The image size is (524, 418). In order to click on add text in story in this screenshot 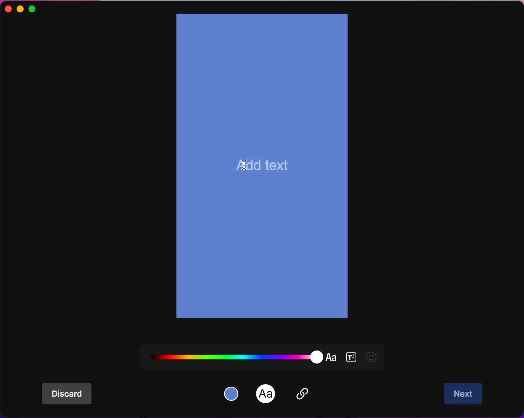, I will do `click(259, 171)`.